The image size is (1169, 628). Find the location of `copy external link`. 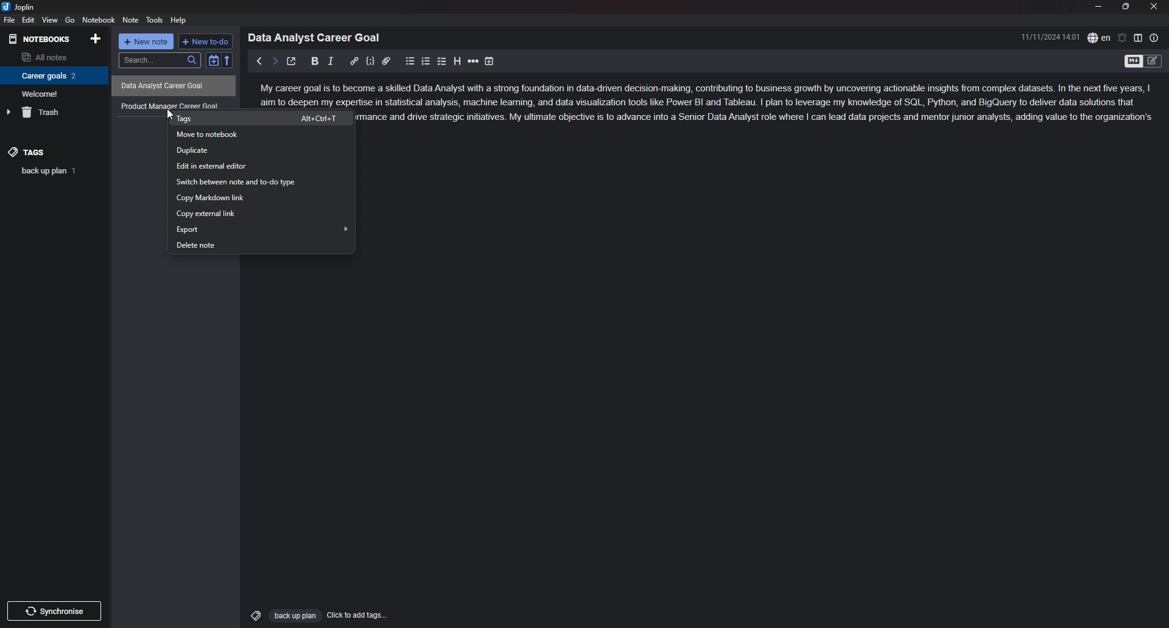

copy external link is located at coordinates (262, 213).